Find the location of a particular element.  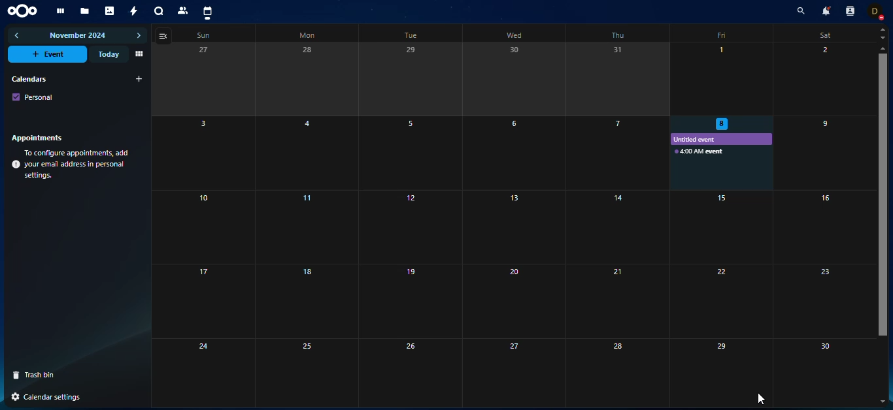

26 is located at coordinates (408, 371).